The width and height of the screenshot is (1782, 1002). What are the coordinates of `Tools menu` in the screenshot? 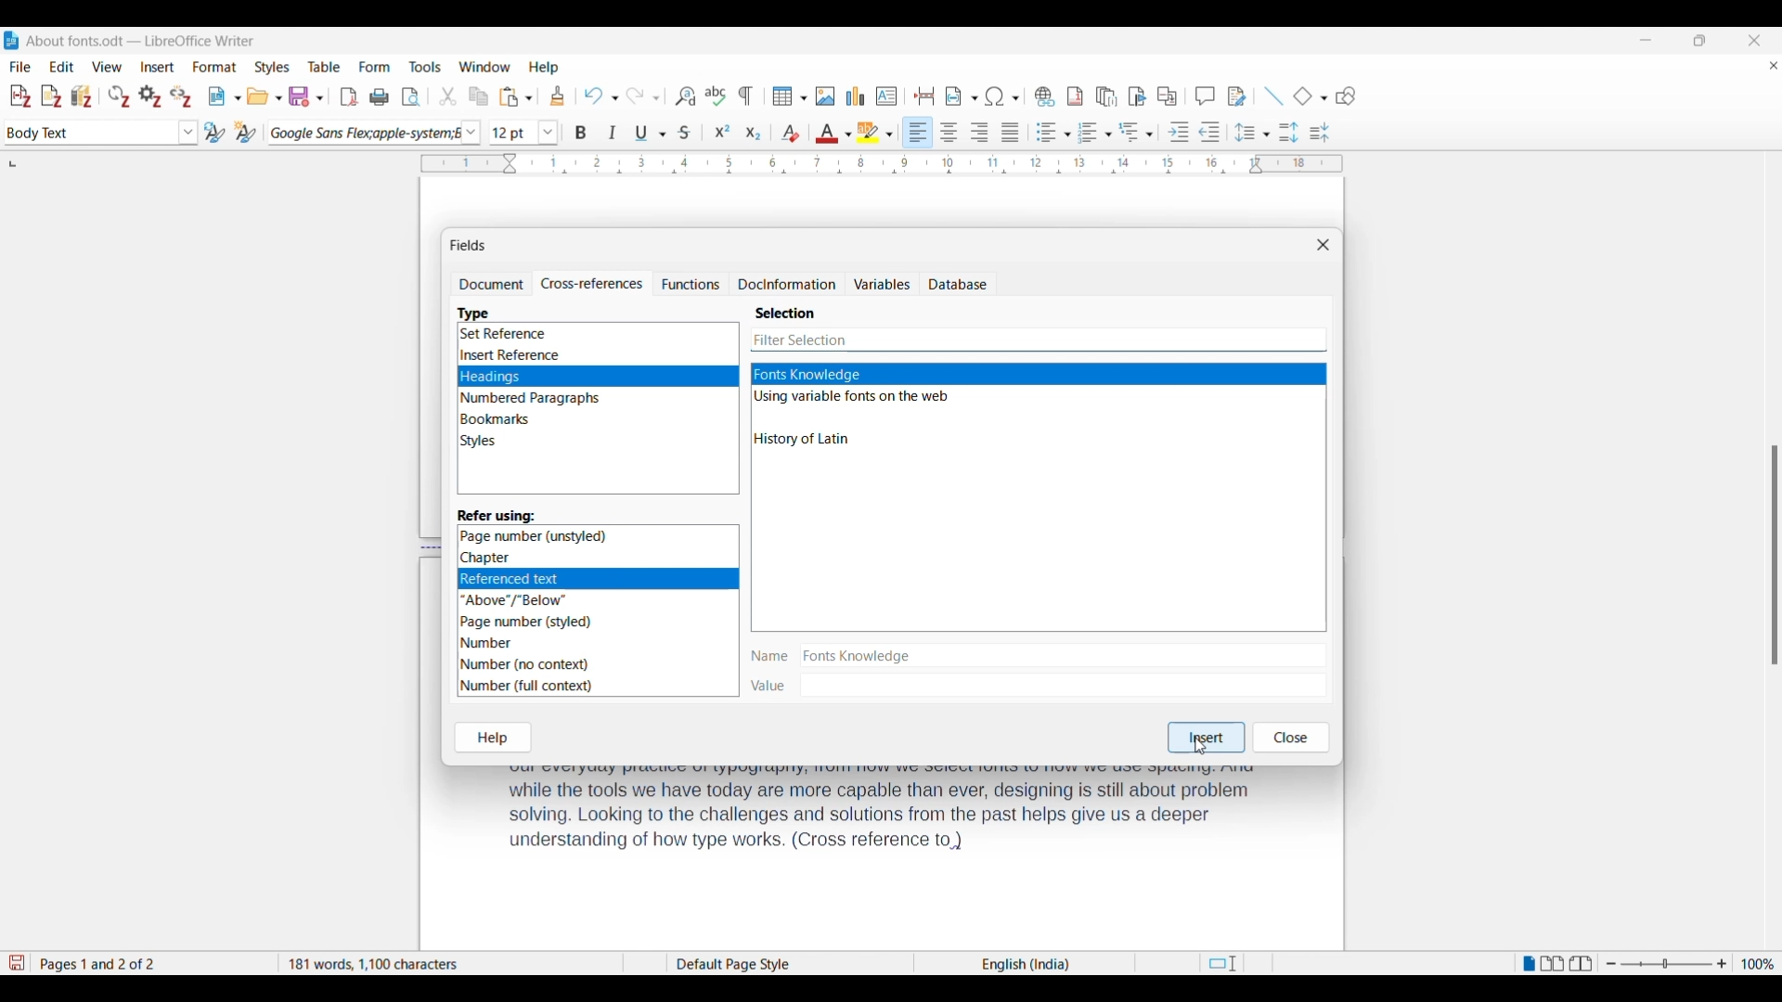 It's located at (425, 67).